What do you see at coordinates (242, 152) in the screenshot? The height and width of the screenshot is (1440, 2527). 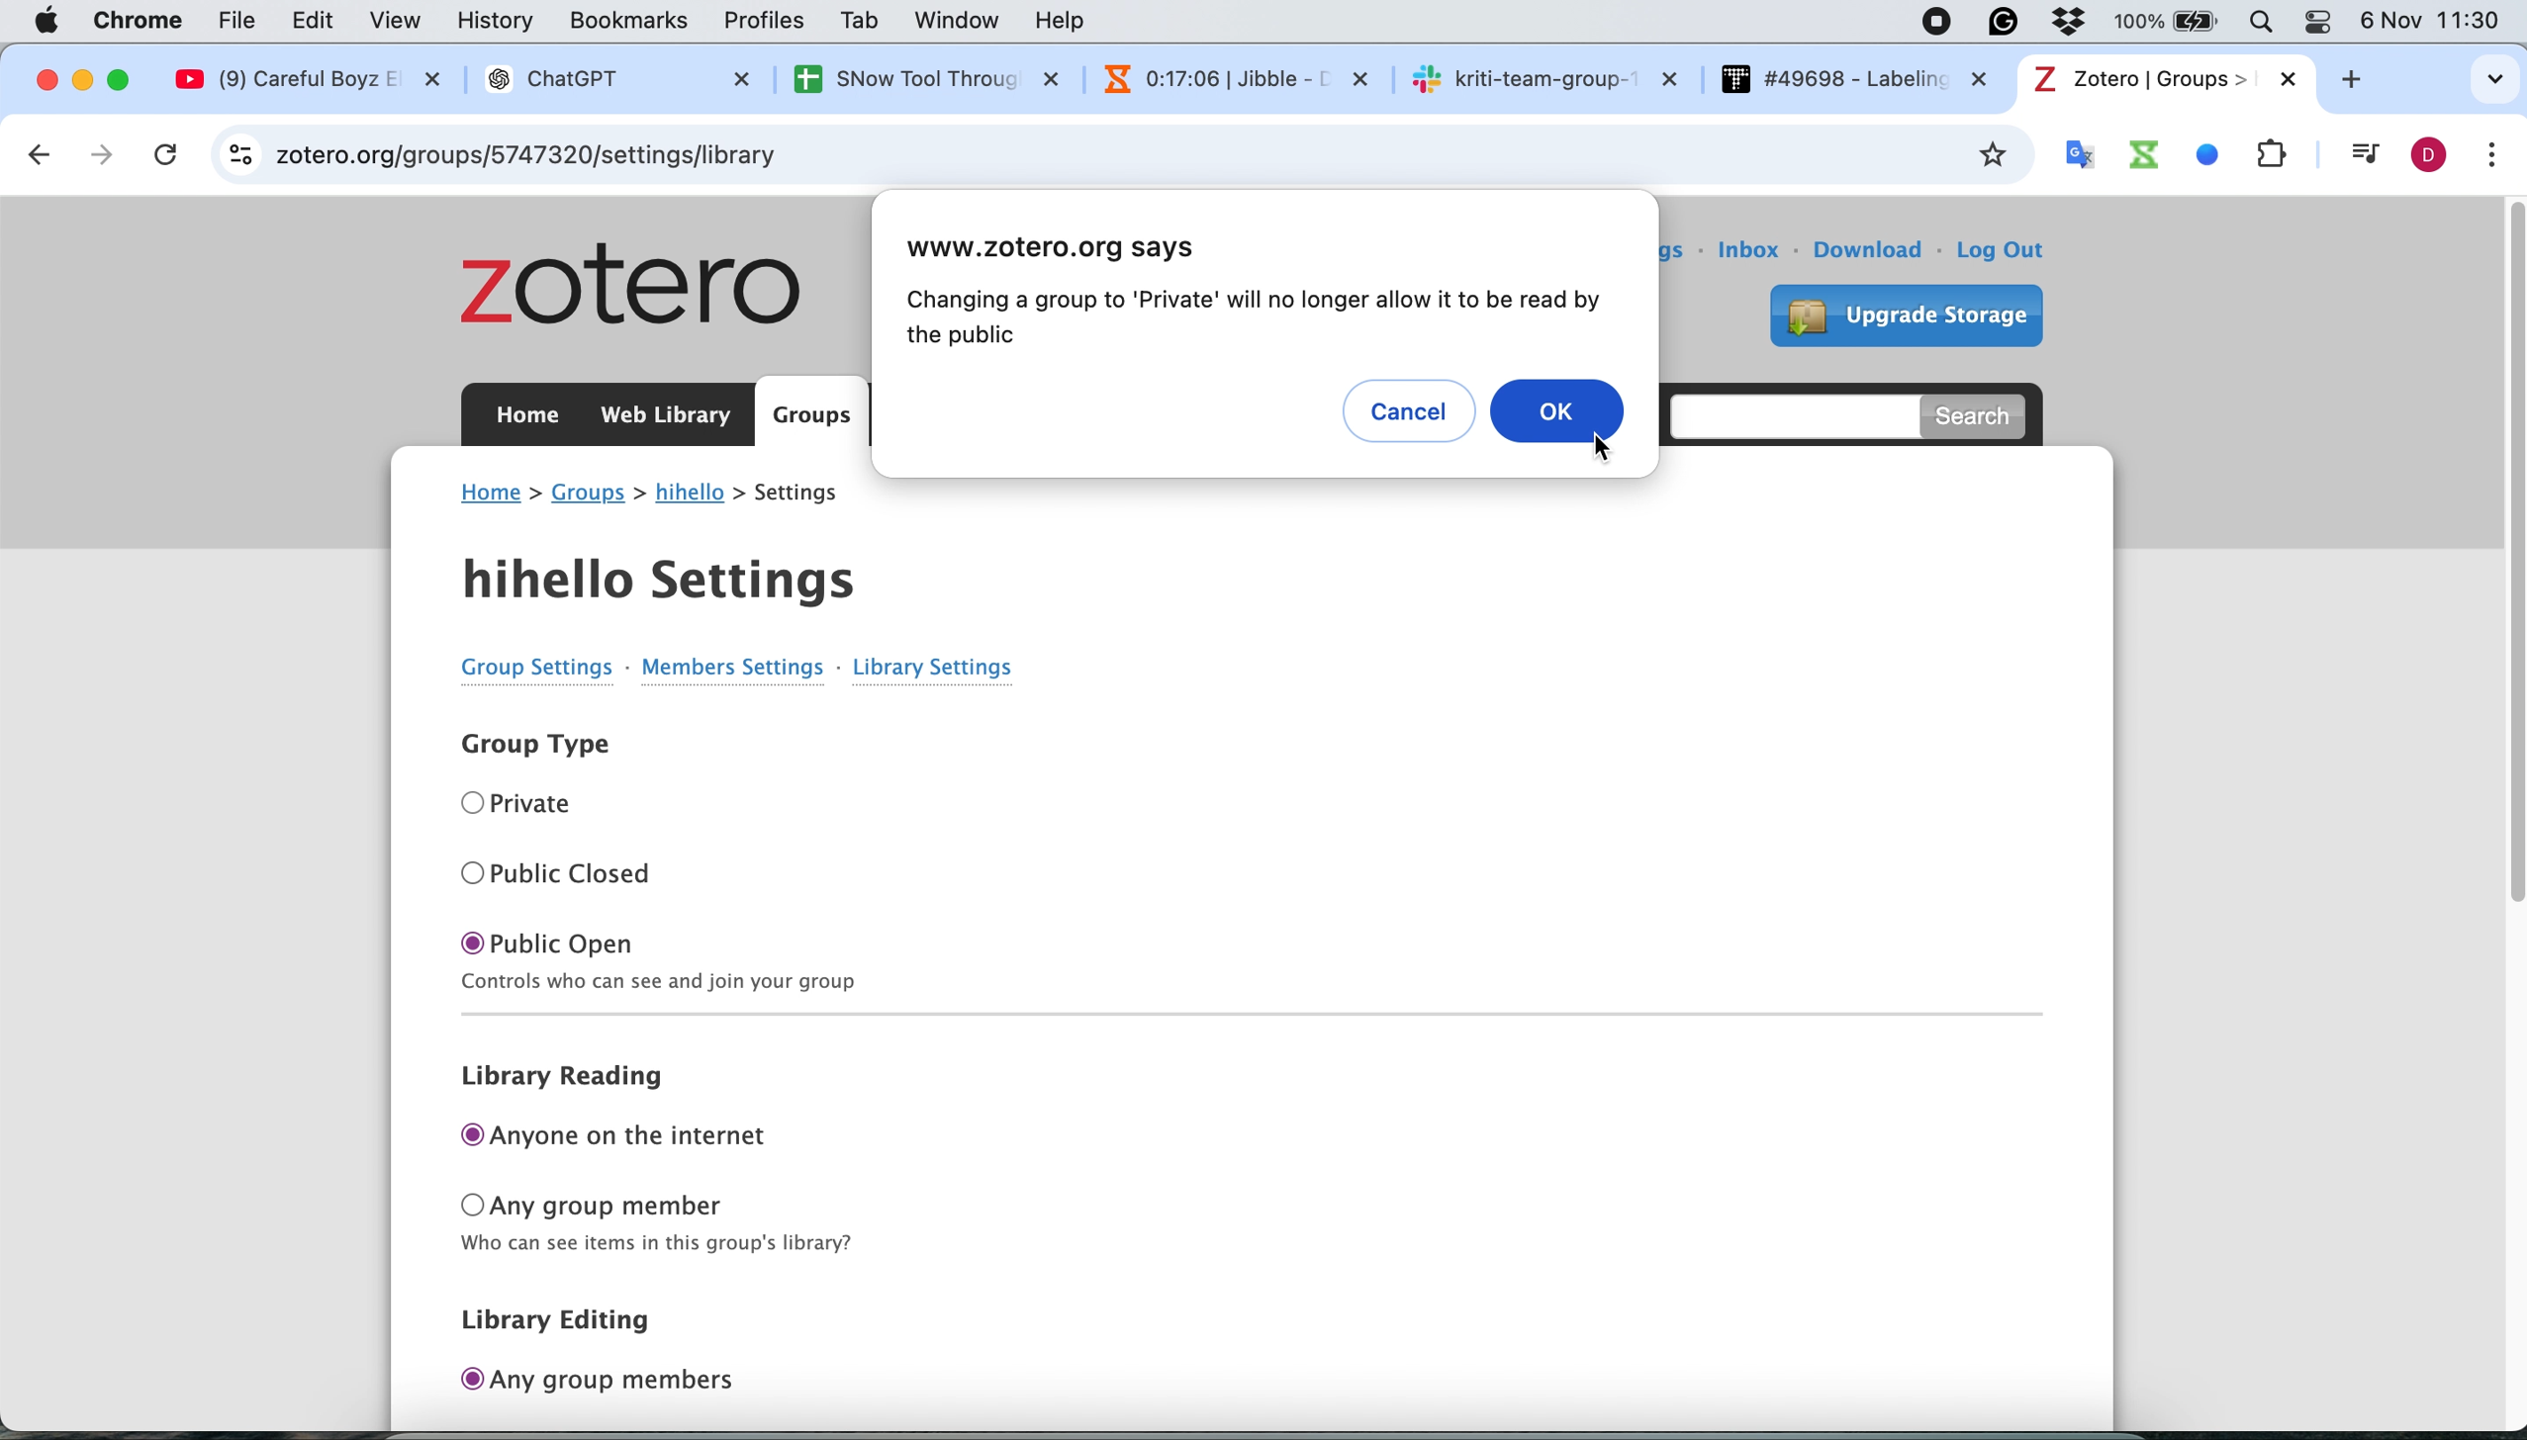 I see `site information` at bounding box center [242, 152].